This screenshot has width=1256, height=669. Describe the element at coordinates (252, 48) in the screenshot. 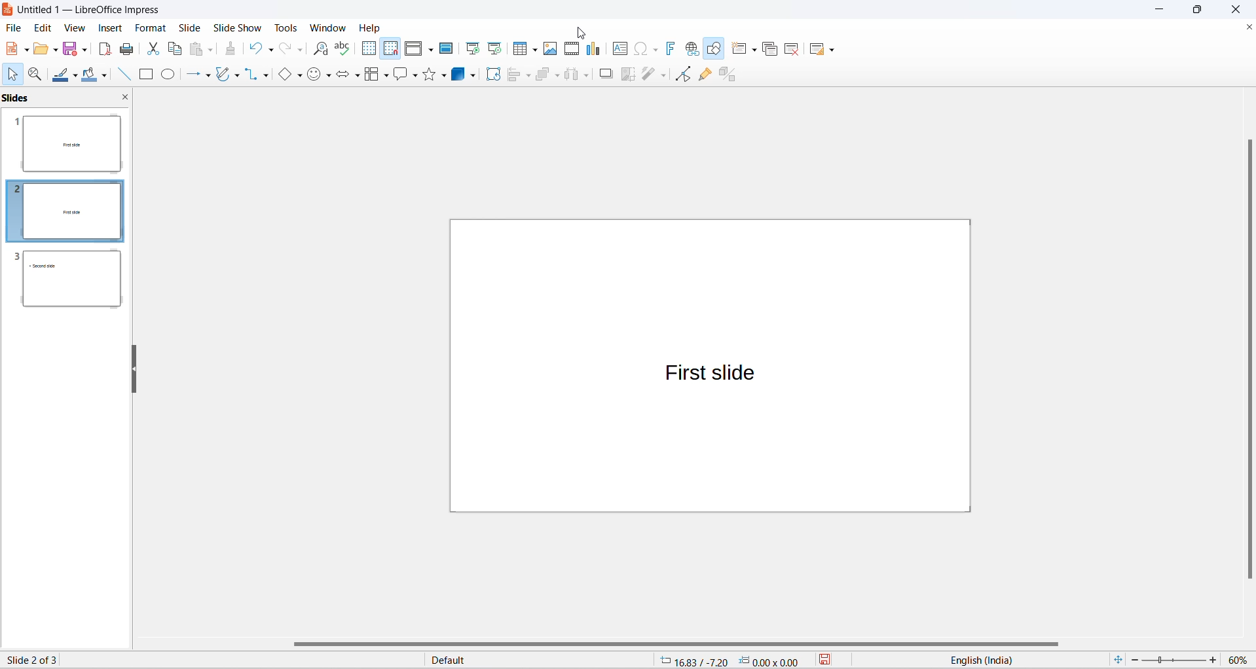

I see `undo` at that location.